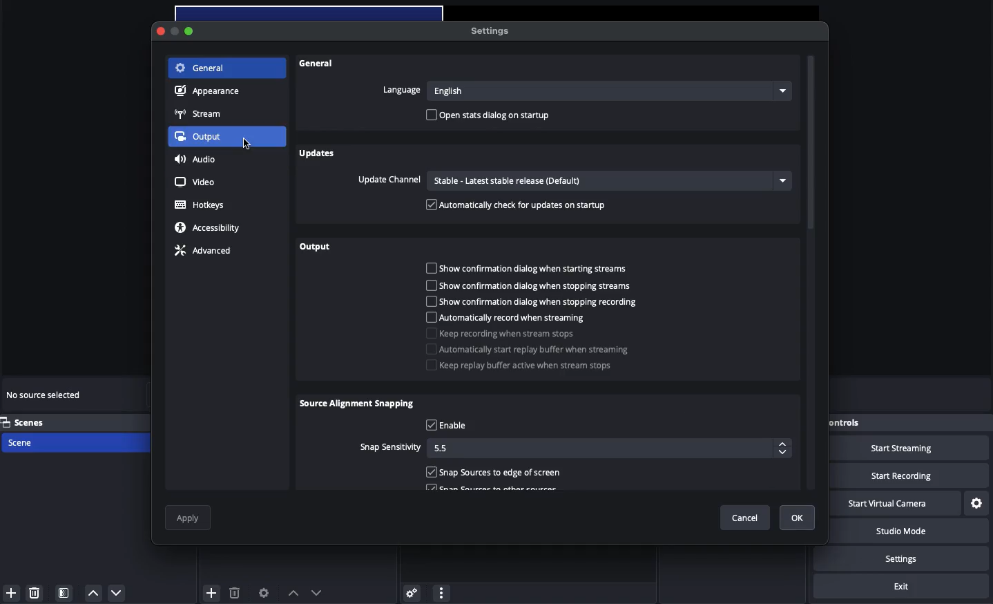  Describe the element at coordinates (32, 422) in the screenshot. I see `Scenes` at that location.